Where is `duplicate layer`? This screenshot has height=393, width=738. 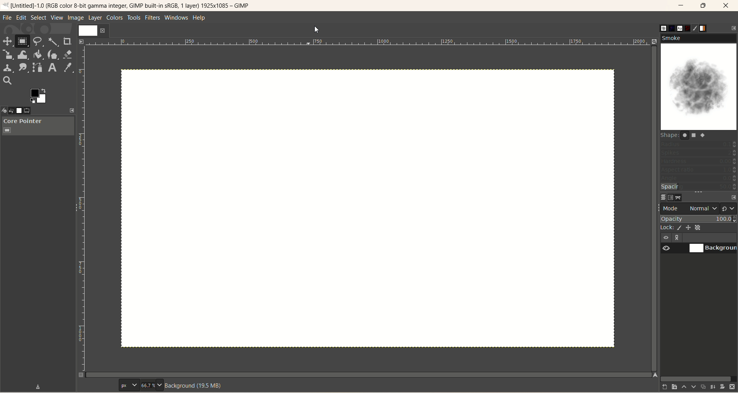
duplicate layer is located at coordinates (701, 386).